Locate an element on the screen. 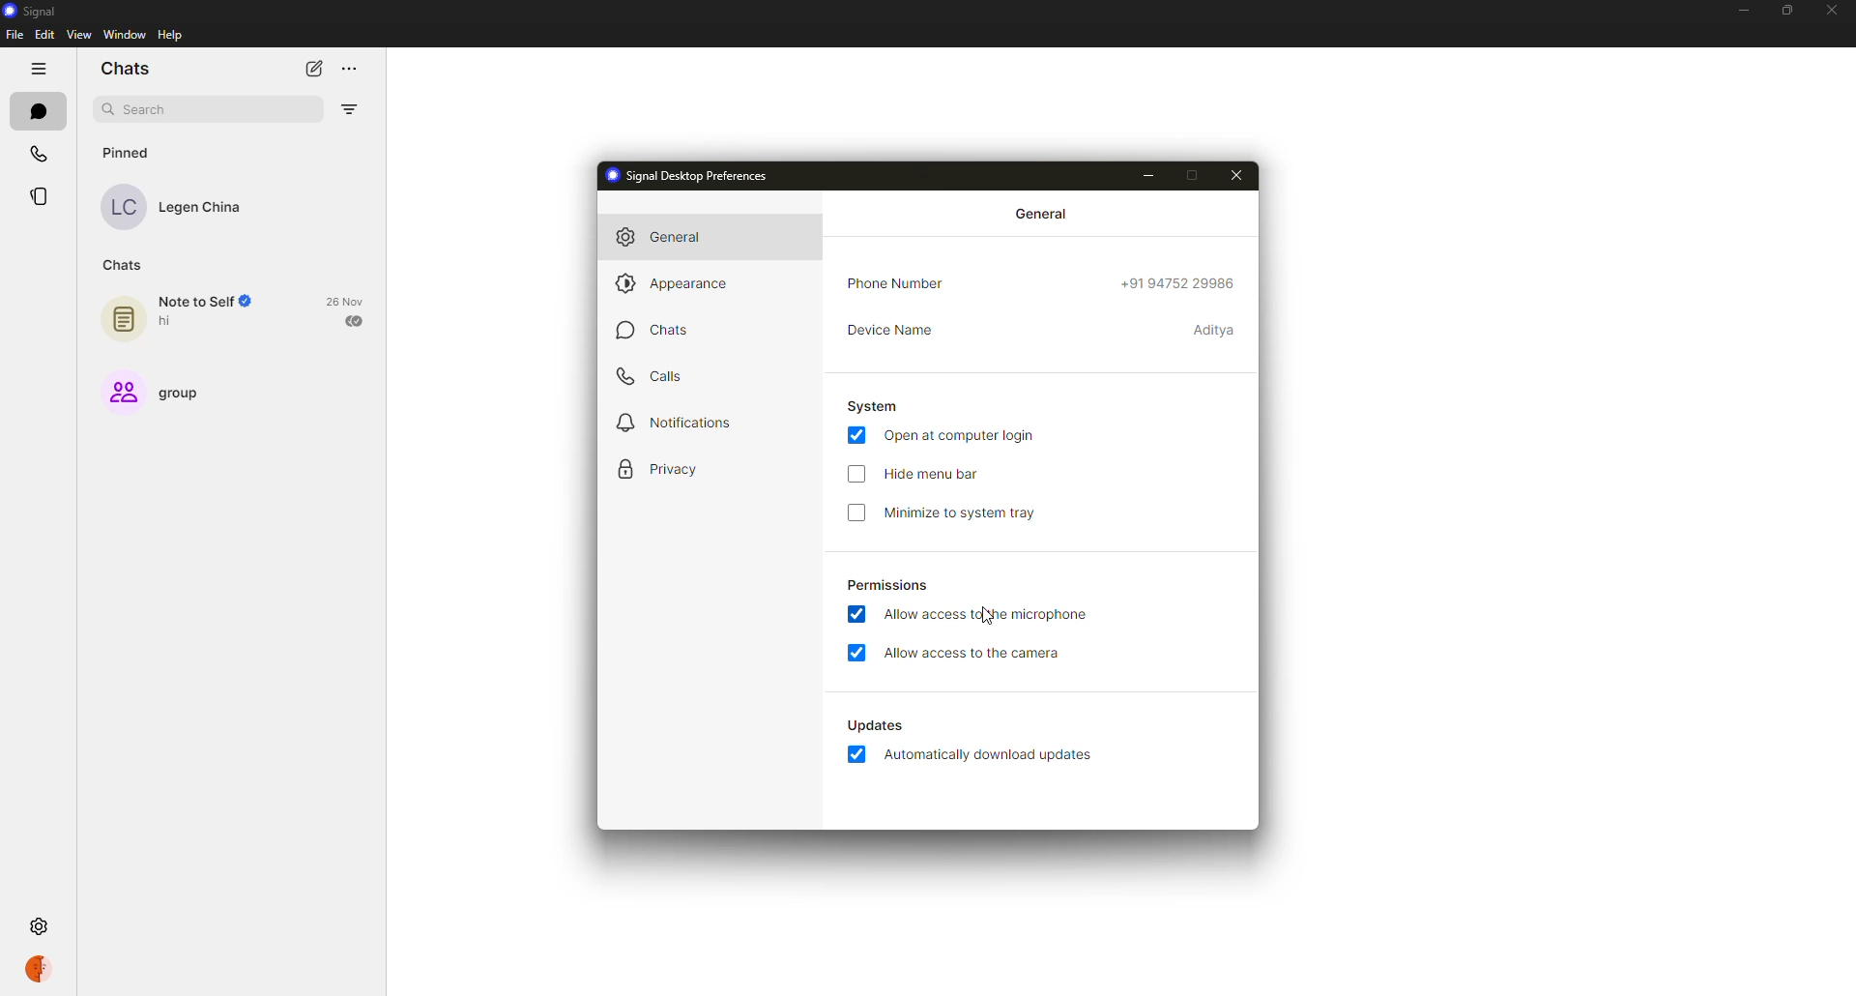 Image resolution: width=1856 pixels, height=996 pixels. settings is located at coordinates (41, 925).